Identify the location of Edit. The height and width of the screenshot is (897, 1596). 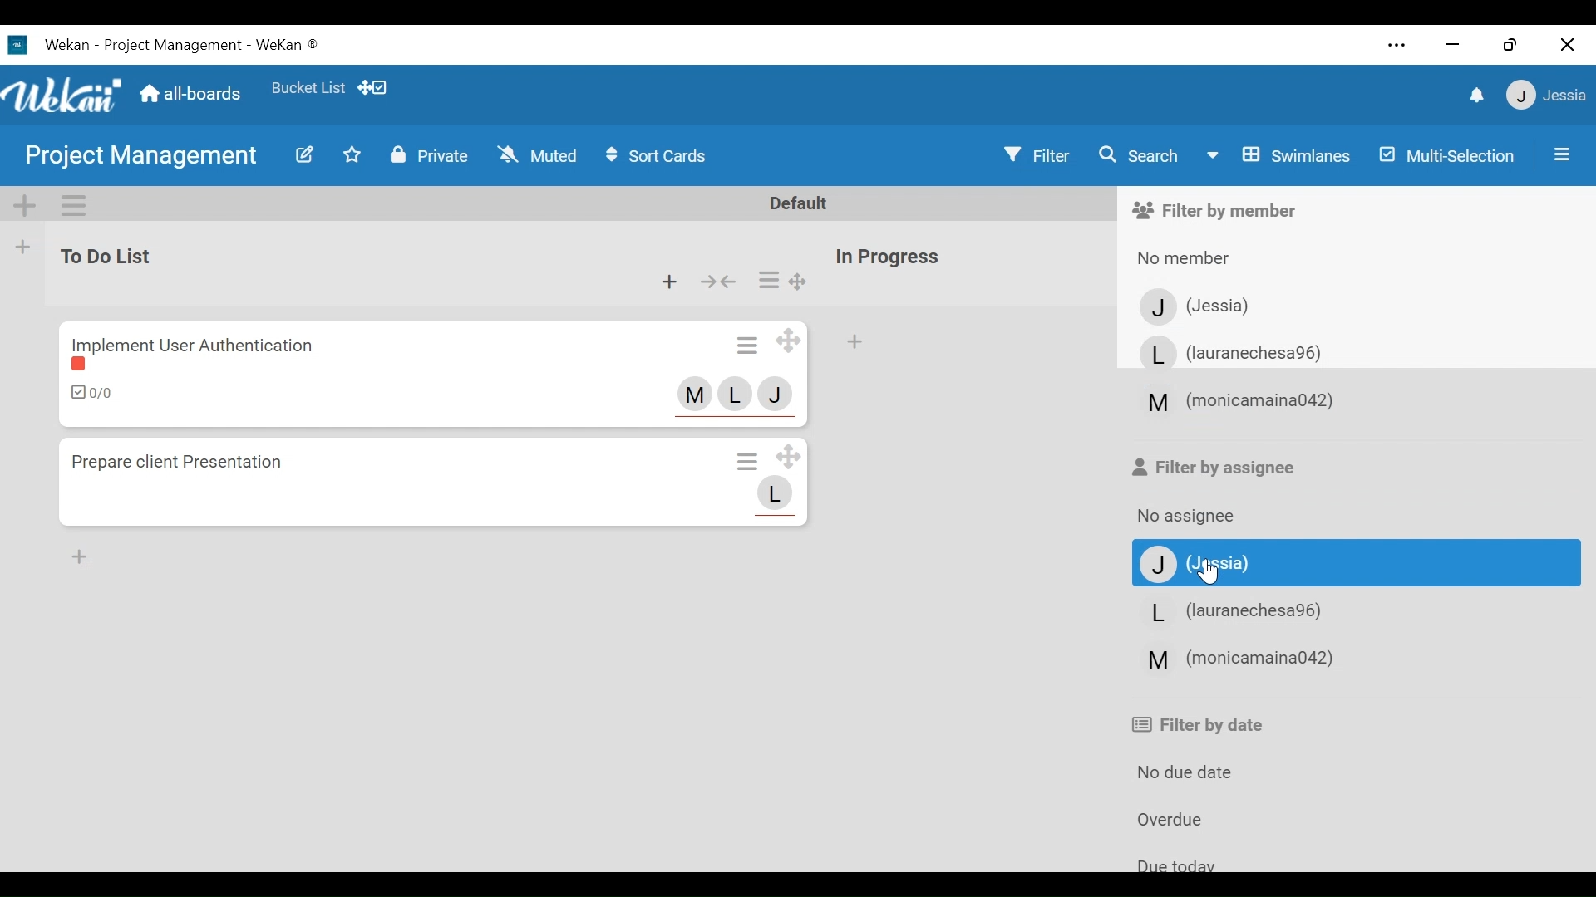
(305, 154).